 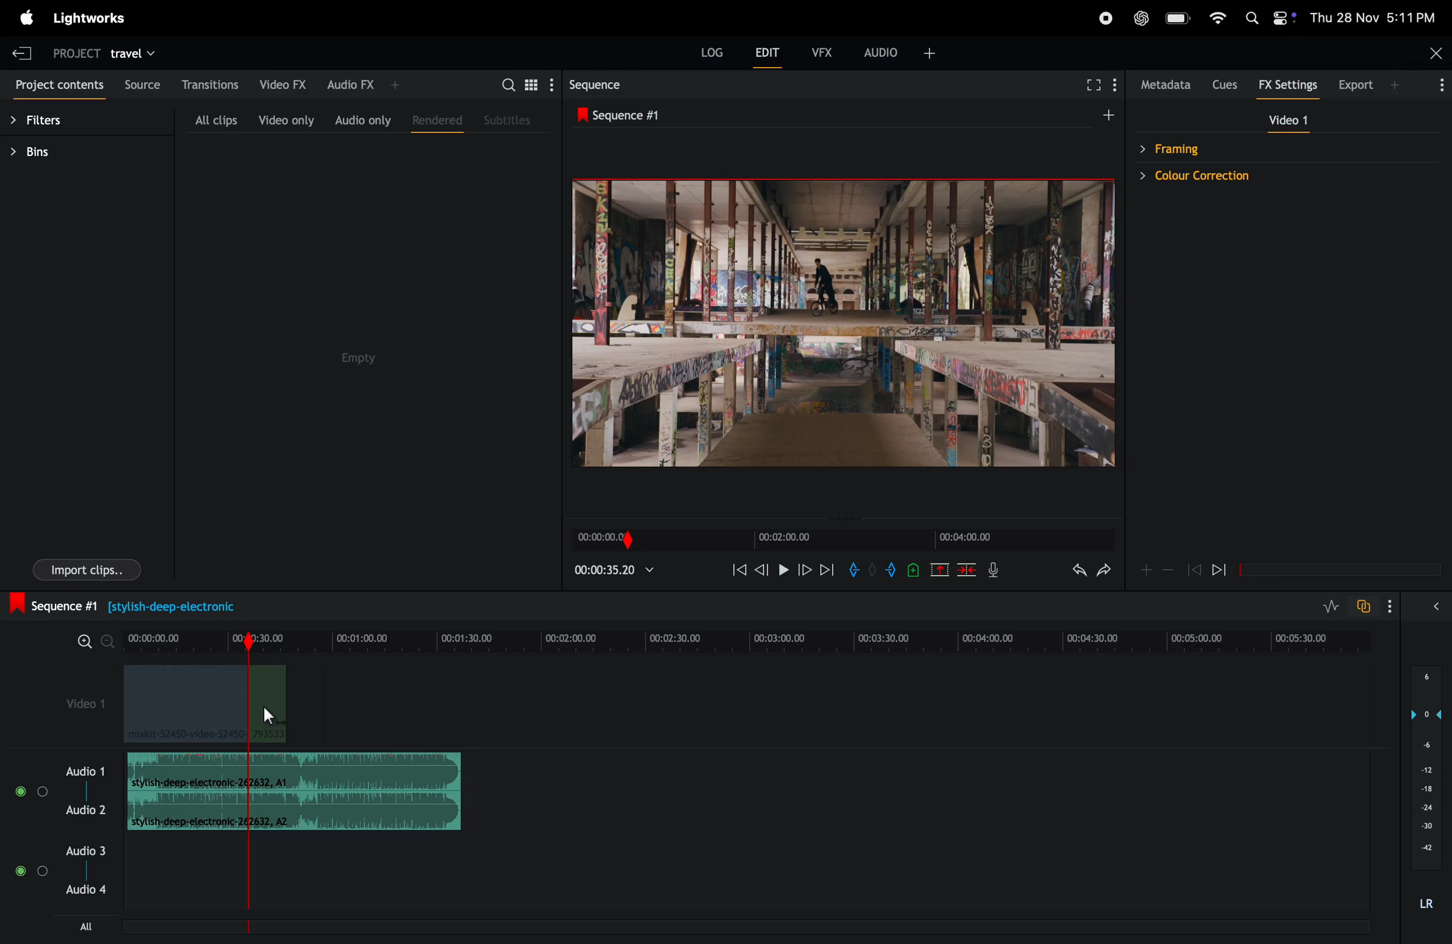 What do you see at coordinates (85, 890) in the screenshot?
I see `Audio 4` at bounding box center [85, 890].